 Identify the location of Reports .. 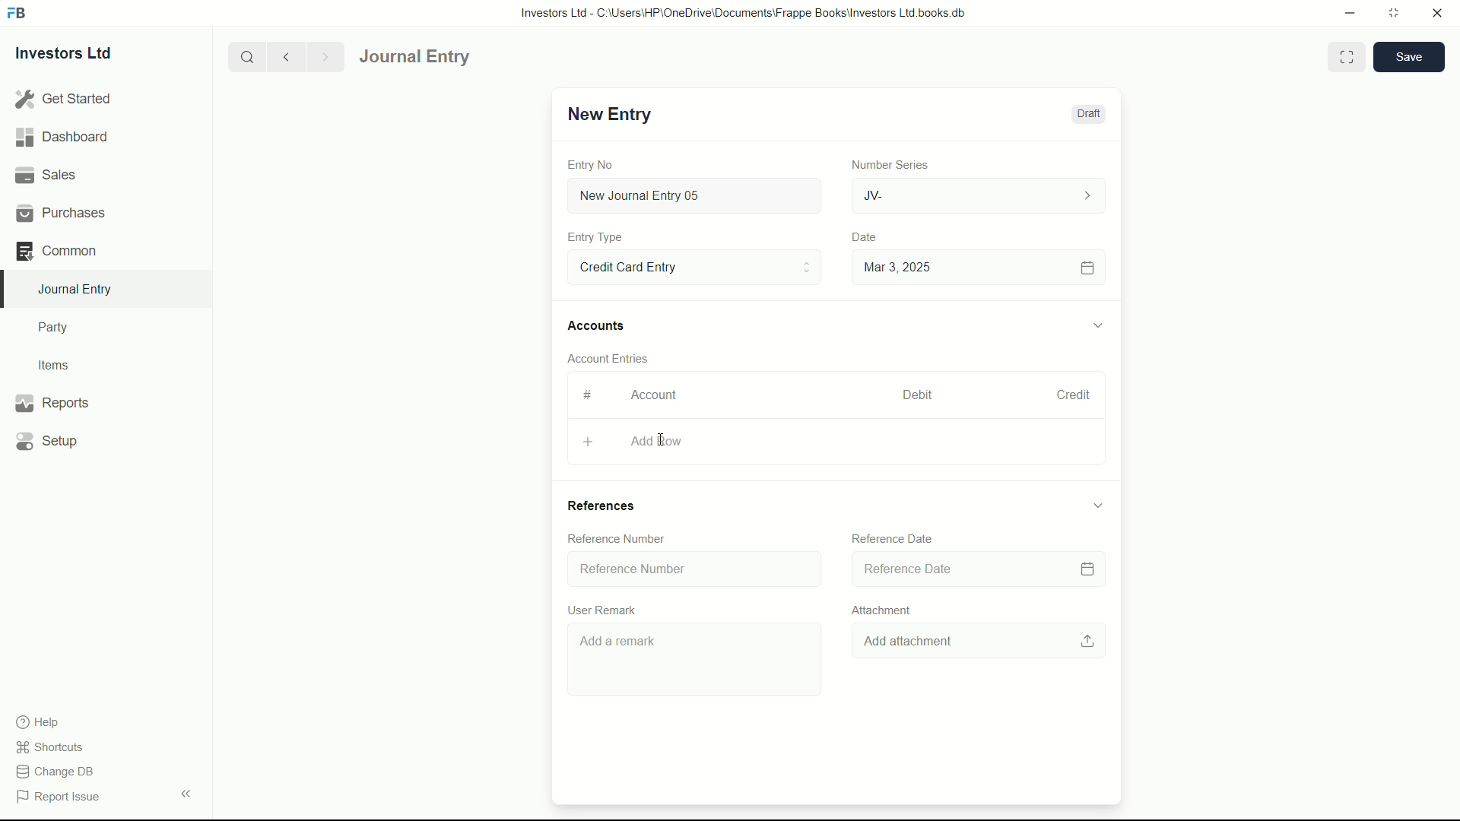
(52, 401).